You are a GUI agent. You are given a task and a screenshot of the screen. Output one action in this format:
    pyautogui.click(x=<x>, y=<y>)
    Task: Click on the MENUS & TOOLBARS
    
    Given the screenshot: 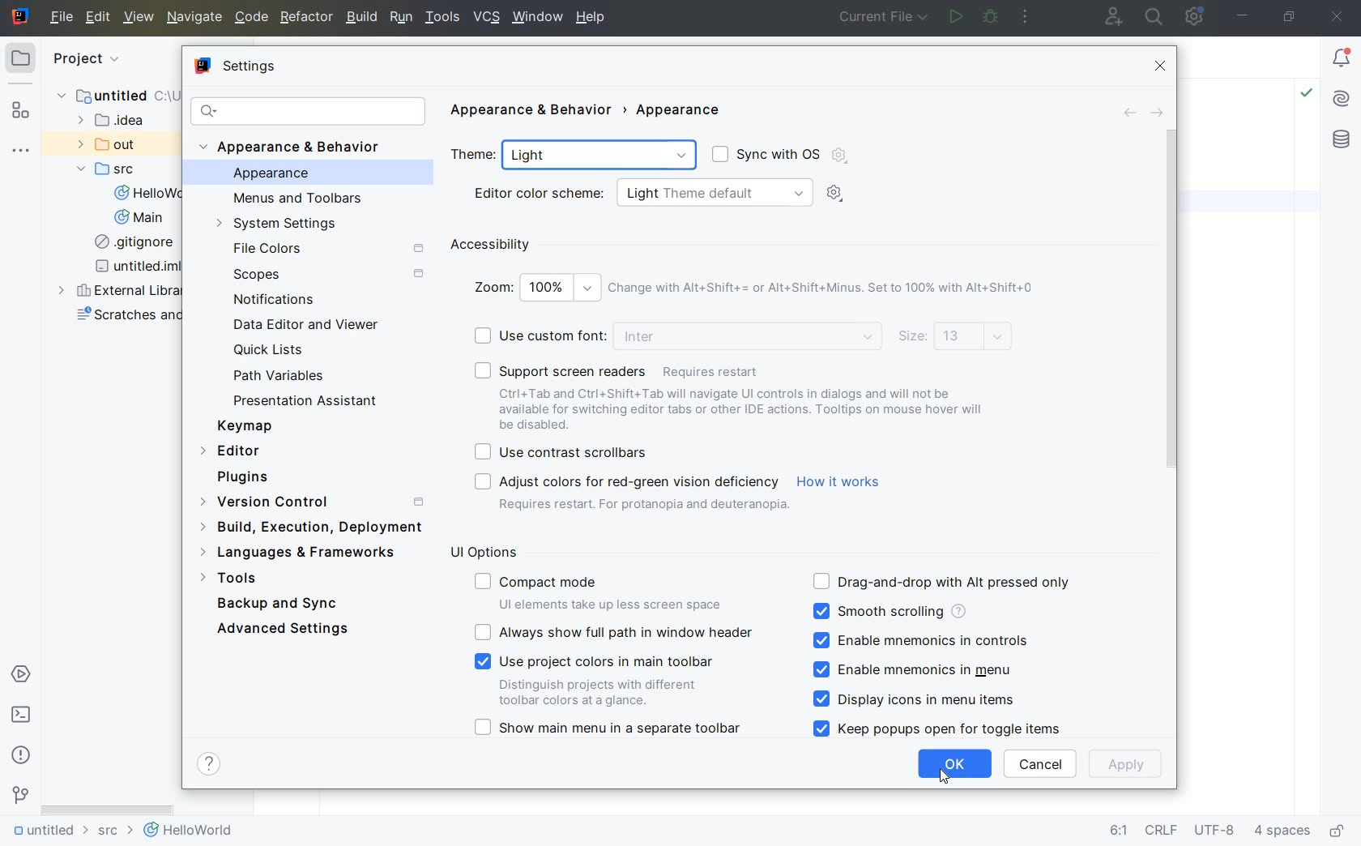 What is the action you would take?
    pyautogui.click(x=299, y=199)
    